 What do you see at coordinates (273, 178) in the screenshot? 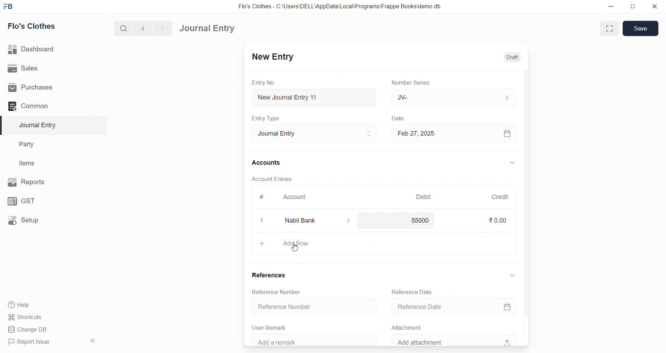
I see `Account Entries` at bounding box center [273, 178].